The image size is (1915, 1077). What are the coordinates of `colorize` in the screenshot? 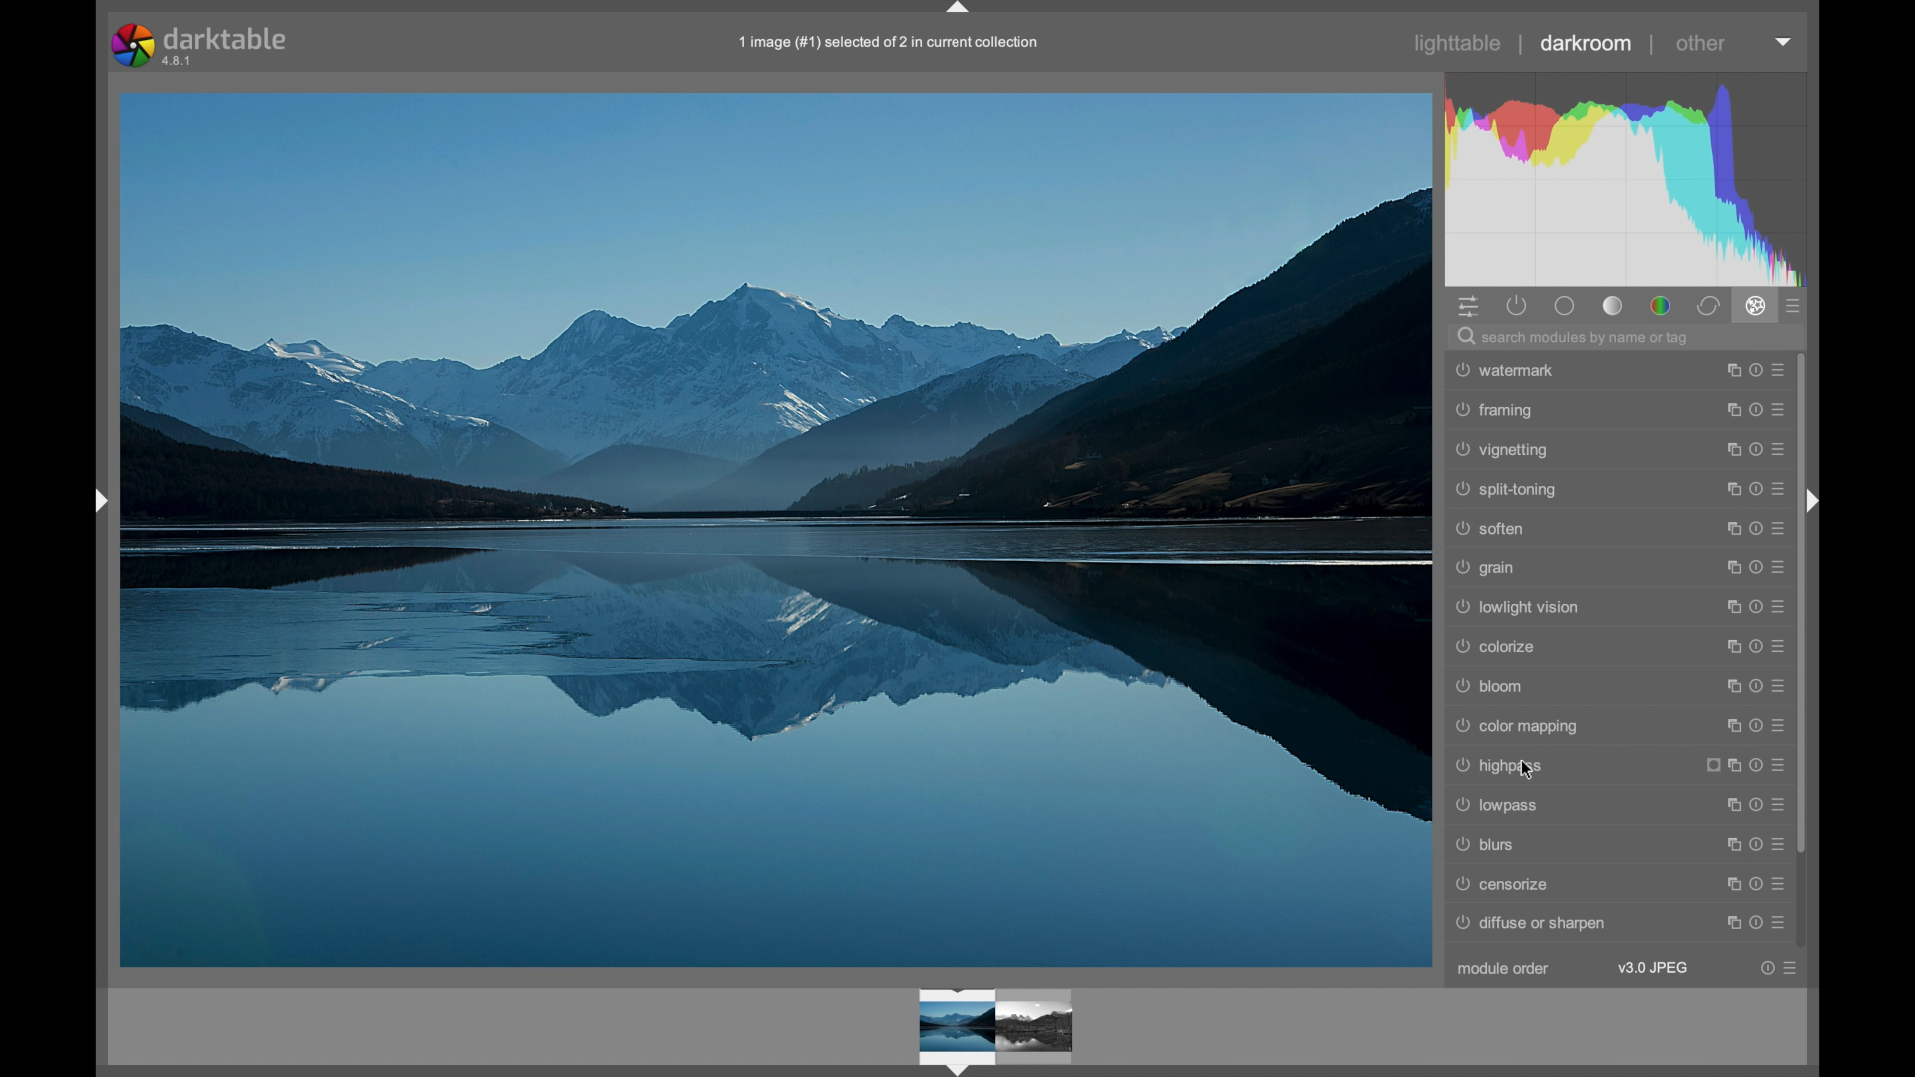 It's located at (1495, 646).